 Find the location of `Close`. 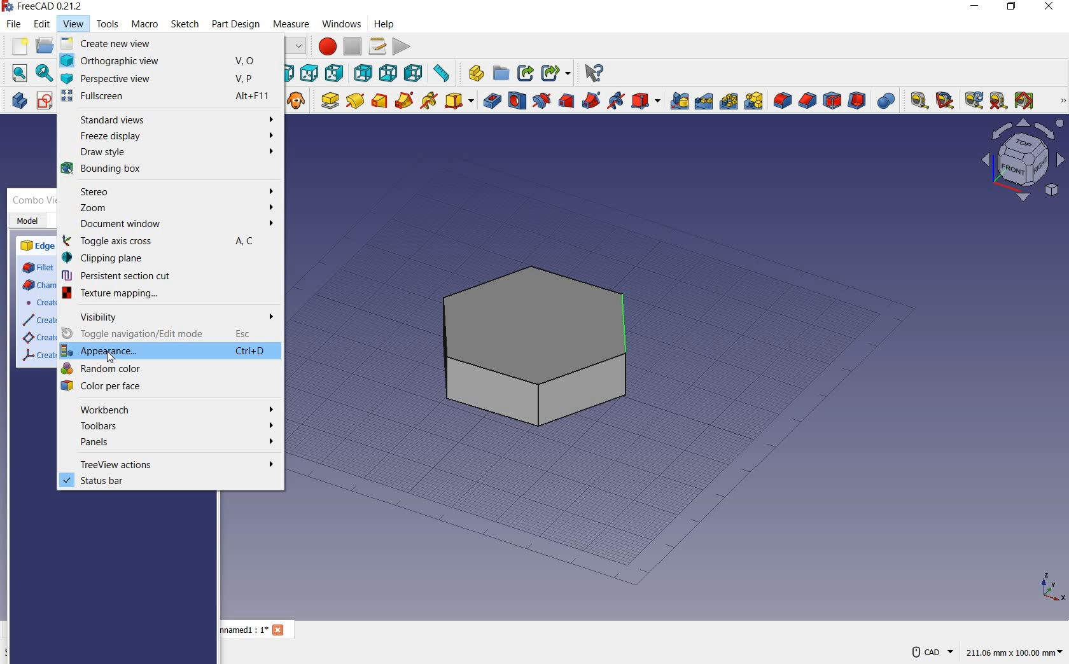

Close is located at coordinates (280, 631).